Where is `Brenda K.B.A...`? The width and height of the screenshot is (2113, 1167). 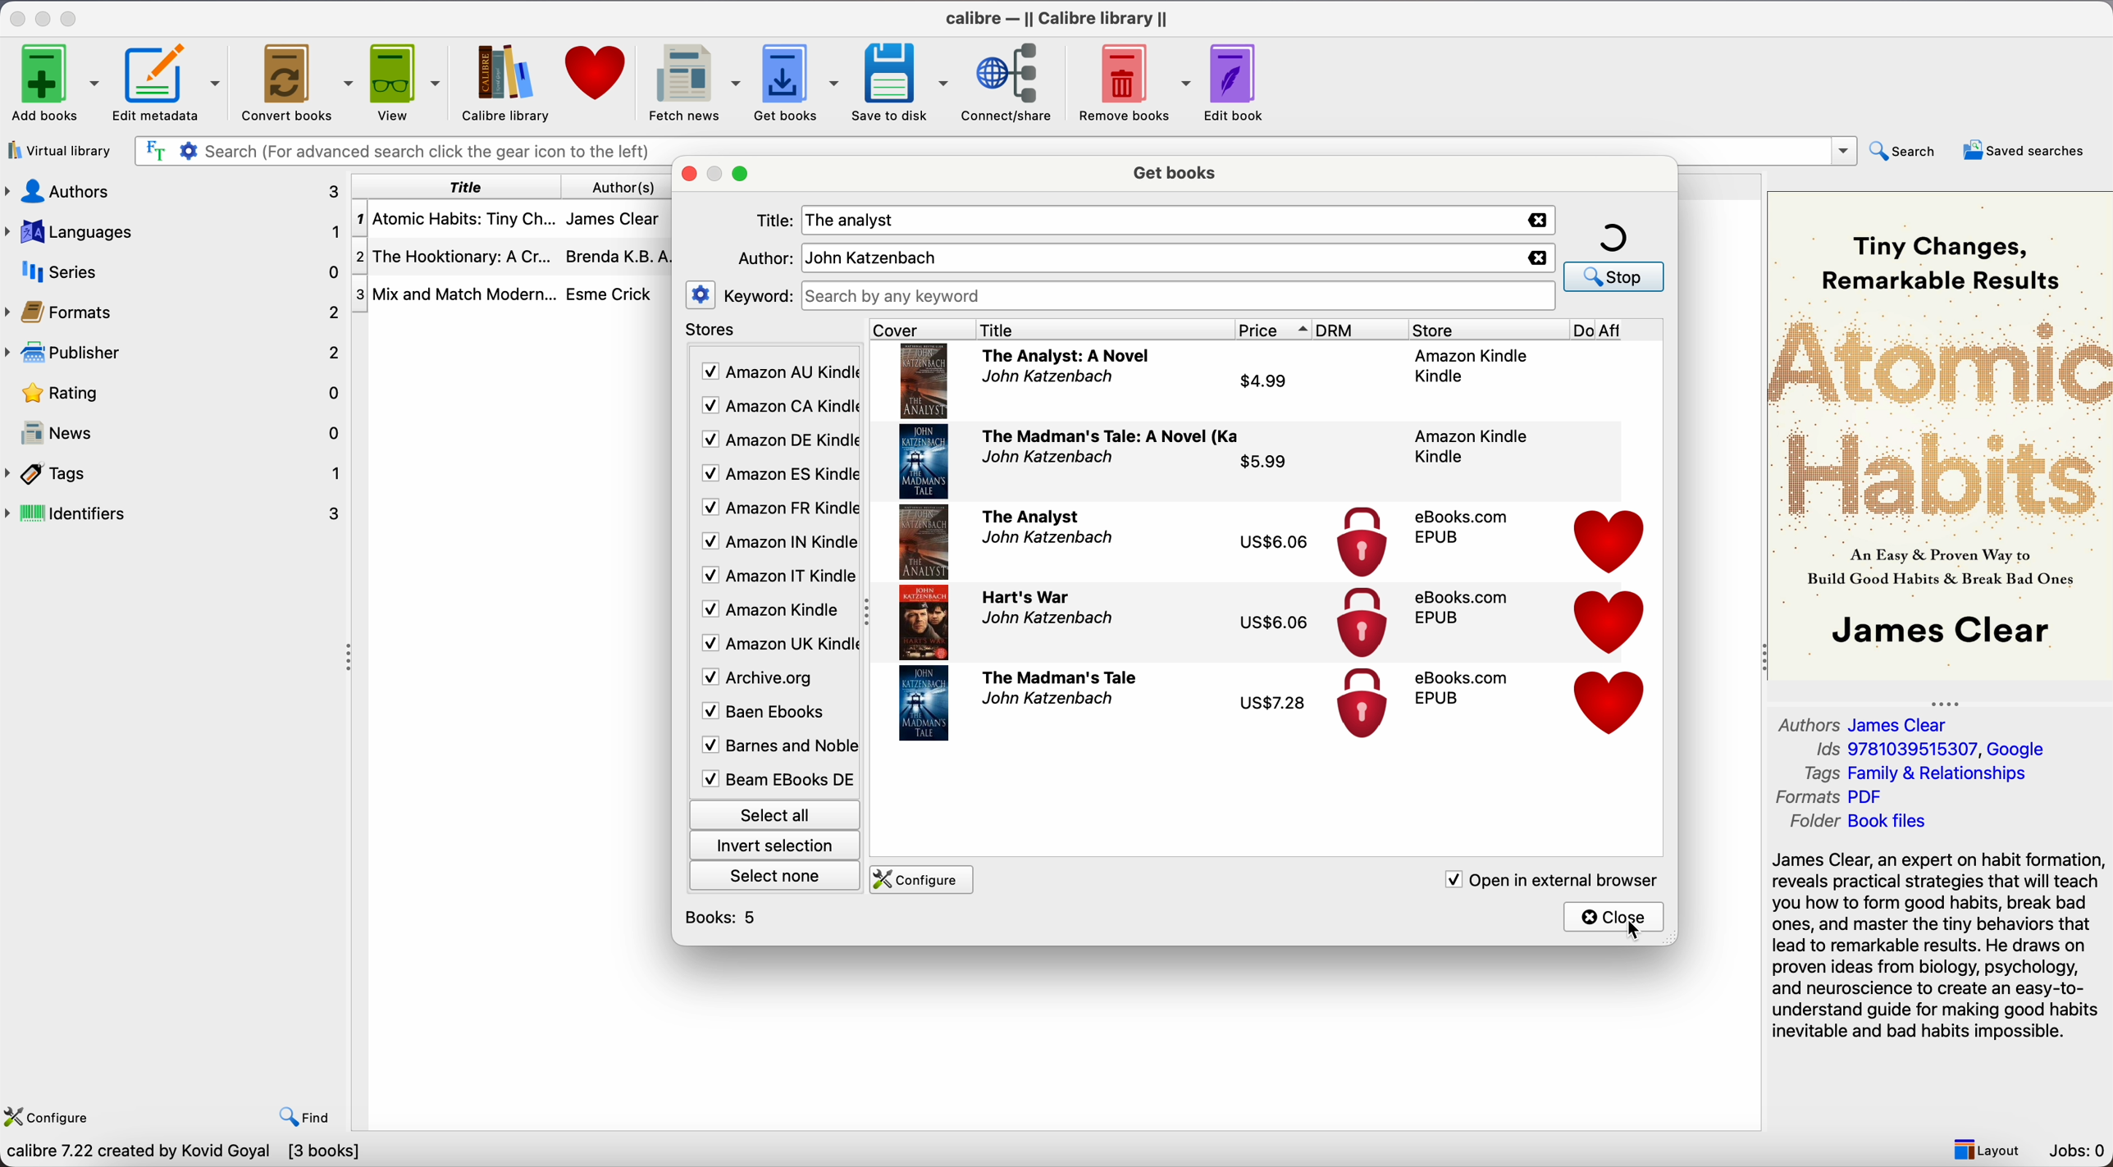 Brenda K.B.A... is located at coordinates (623, 256).